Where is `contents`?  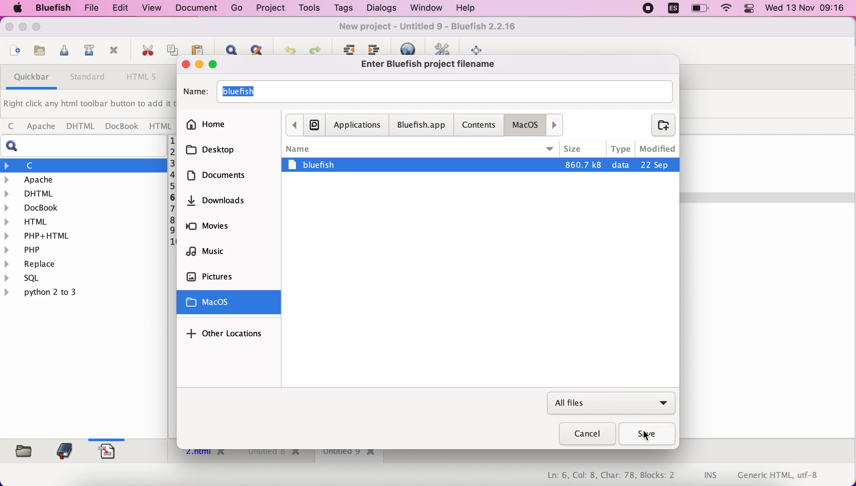 contents is located at coordinates (480, 124).